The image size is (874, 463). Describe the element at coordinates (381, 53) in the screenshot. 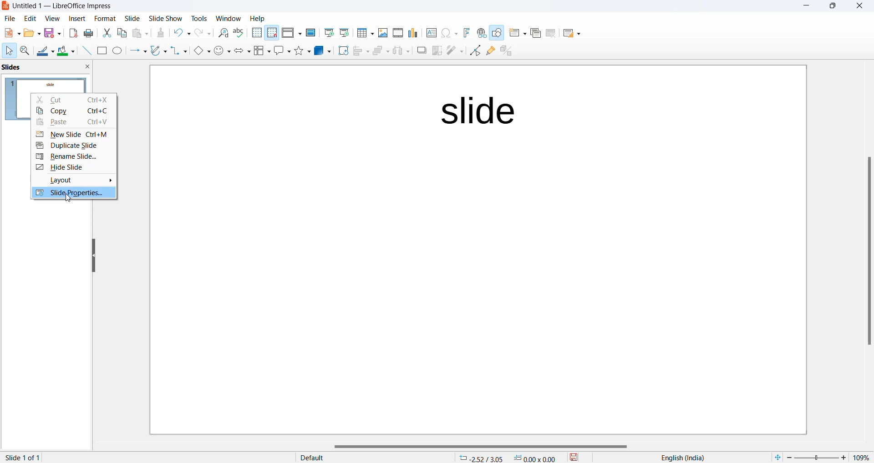

I see `arrange` at that location.